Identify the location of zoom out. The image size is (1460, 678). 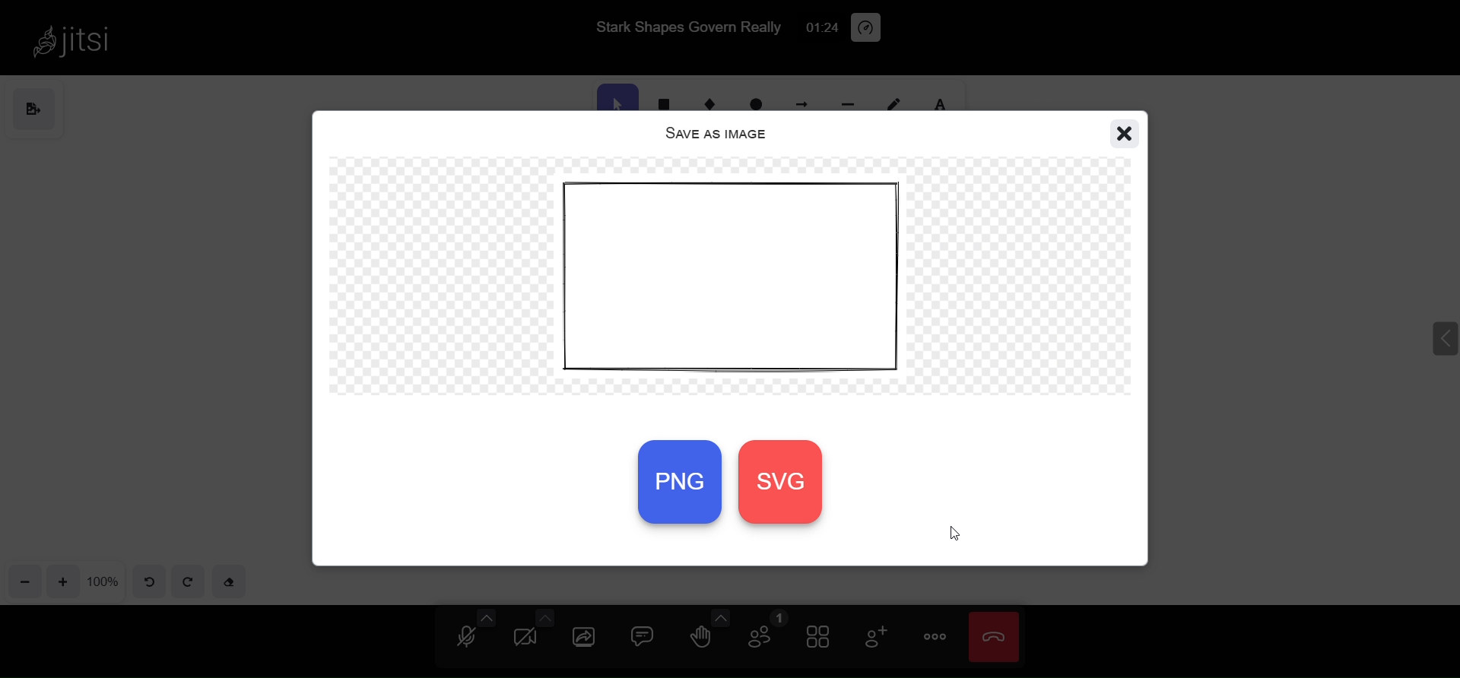
(24, 582).